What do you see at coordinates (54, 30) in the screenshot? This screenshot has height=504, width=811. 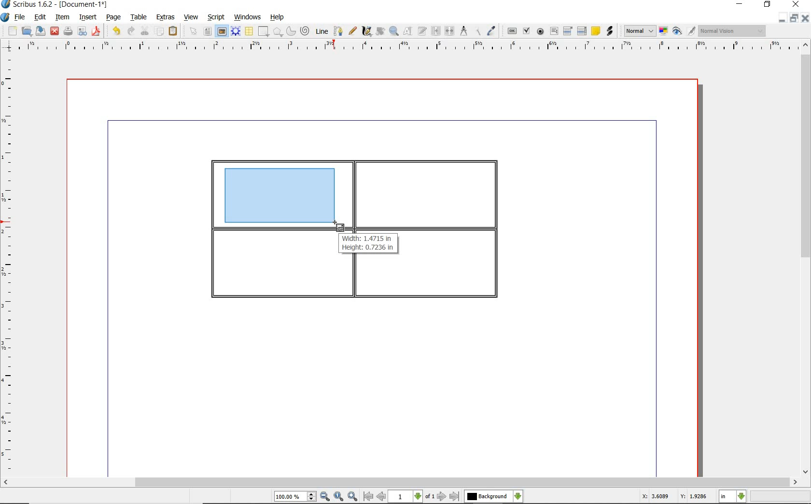 I see `close` at bounding box center [54, 30].